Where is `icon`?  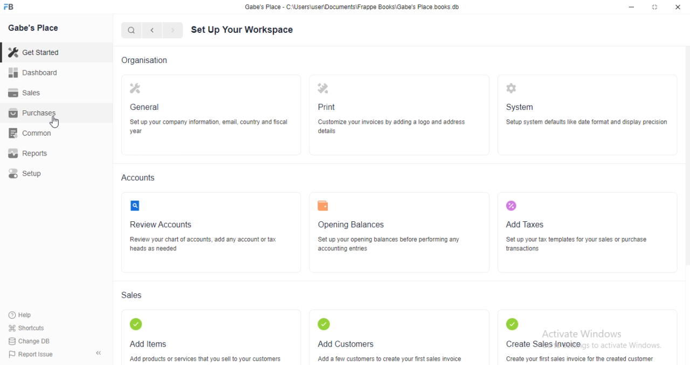
icon is located at coordinates (323, 324).